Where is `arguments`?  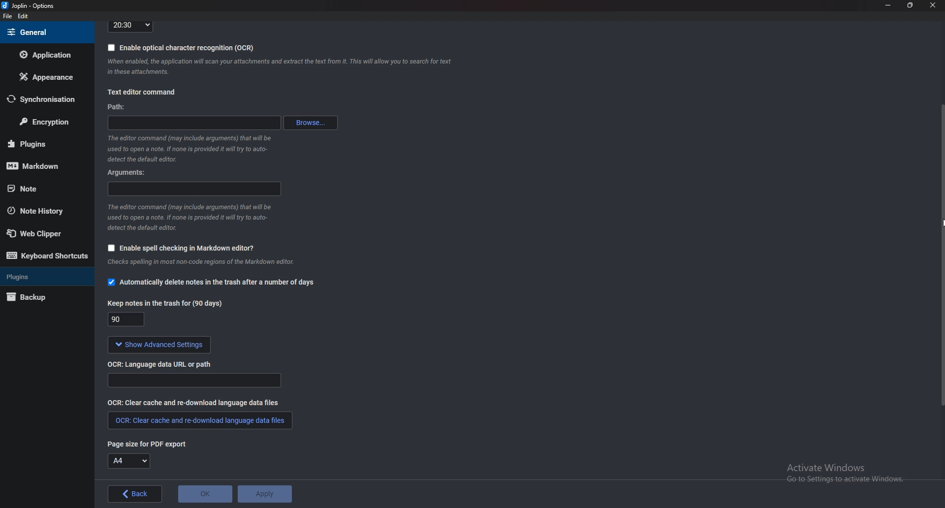
arguments is located at coordinates (196, 189).